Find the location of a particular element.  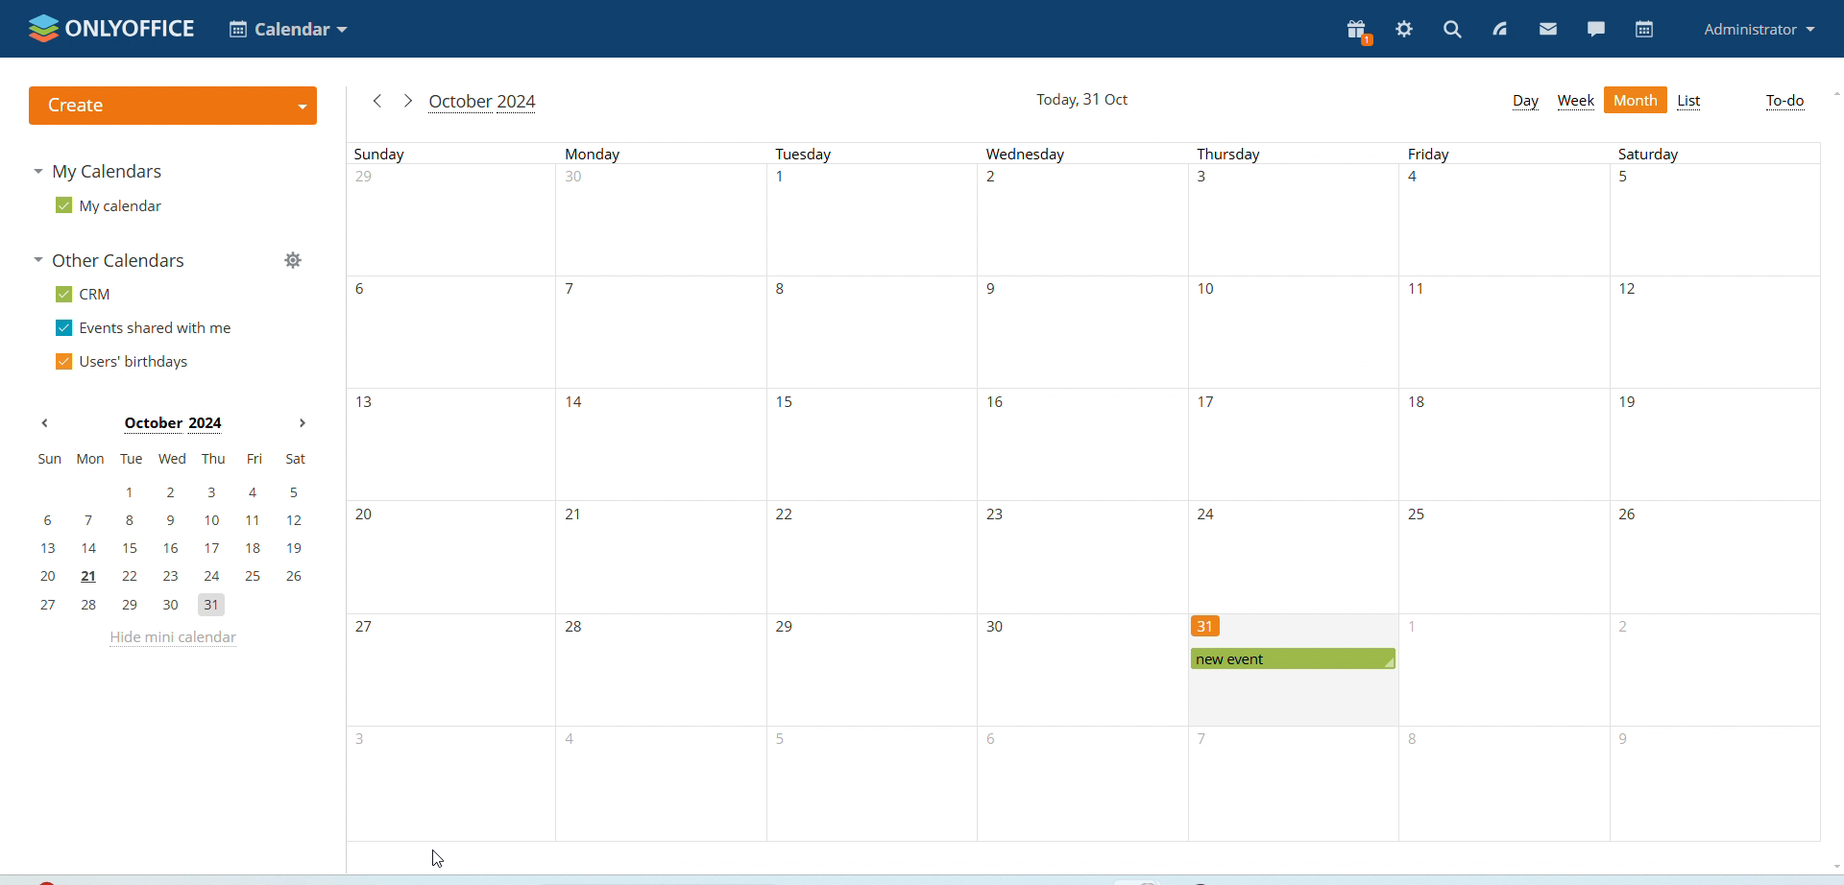

Tuesdays is located at coordinates (869, 492).